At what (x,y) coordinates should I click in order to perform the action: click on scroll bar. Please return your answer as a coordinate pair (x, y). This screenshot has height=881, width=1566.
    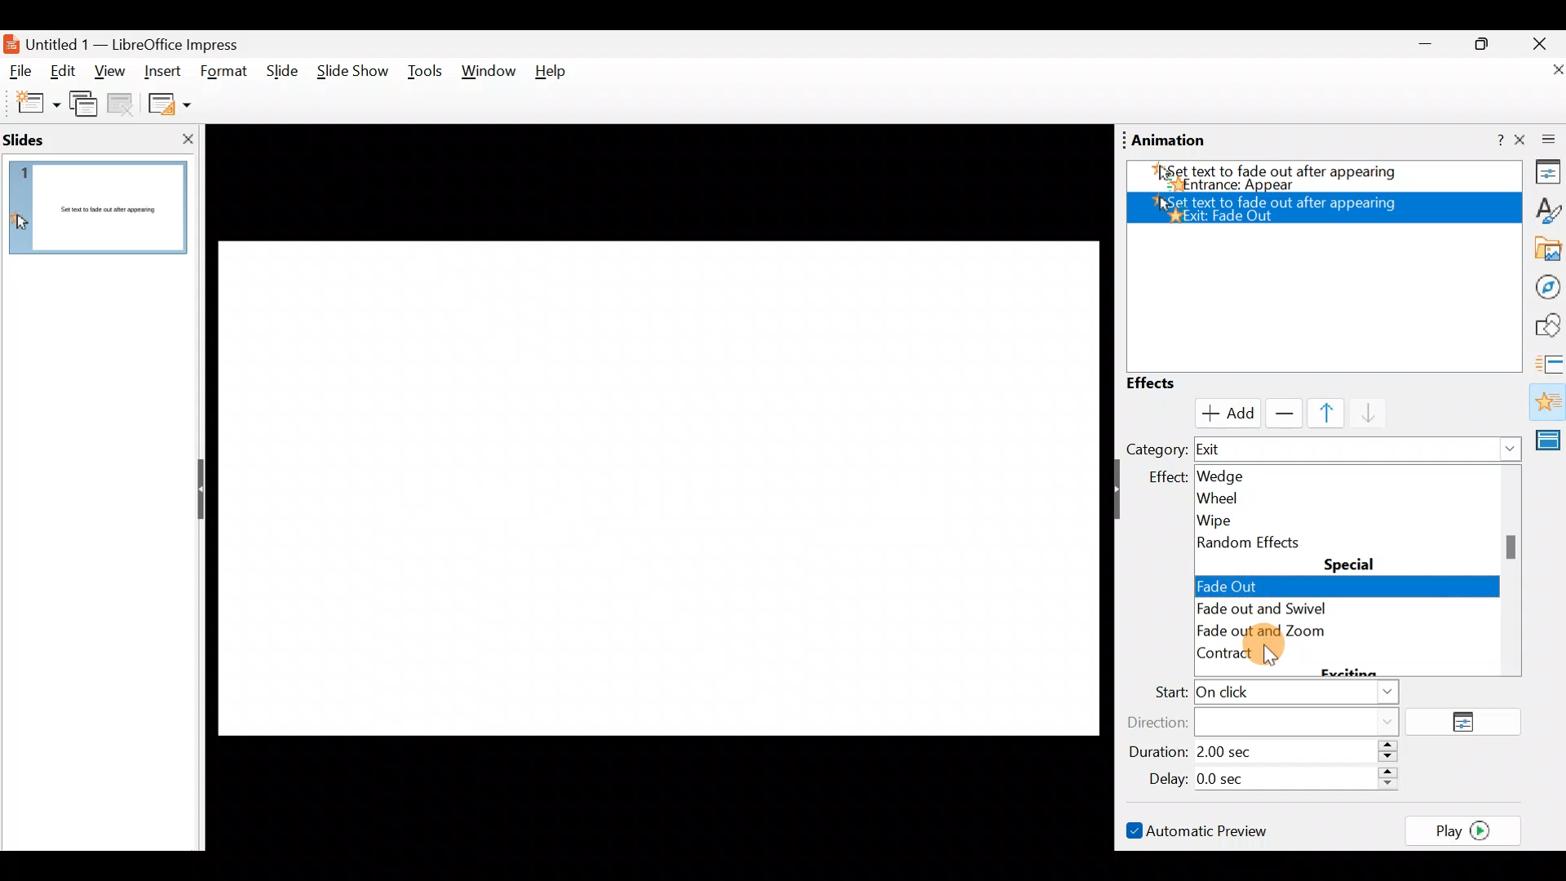
    Looking at the image, I should click on (1514, 546).